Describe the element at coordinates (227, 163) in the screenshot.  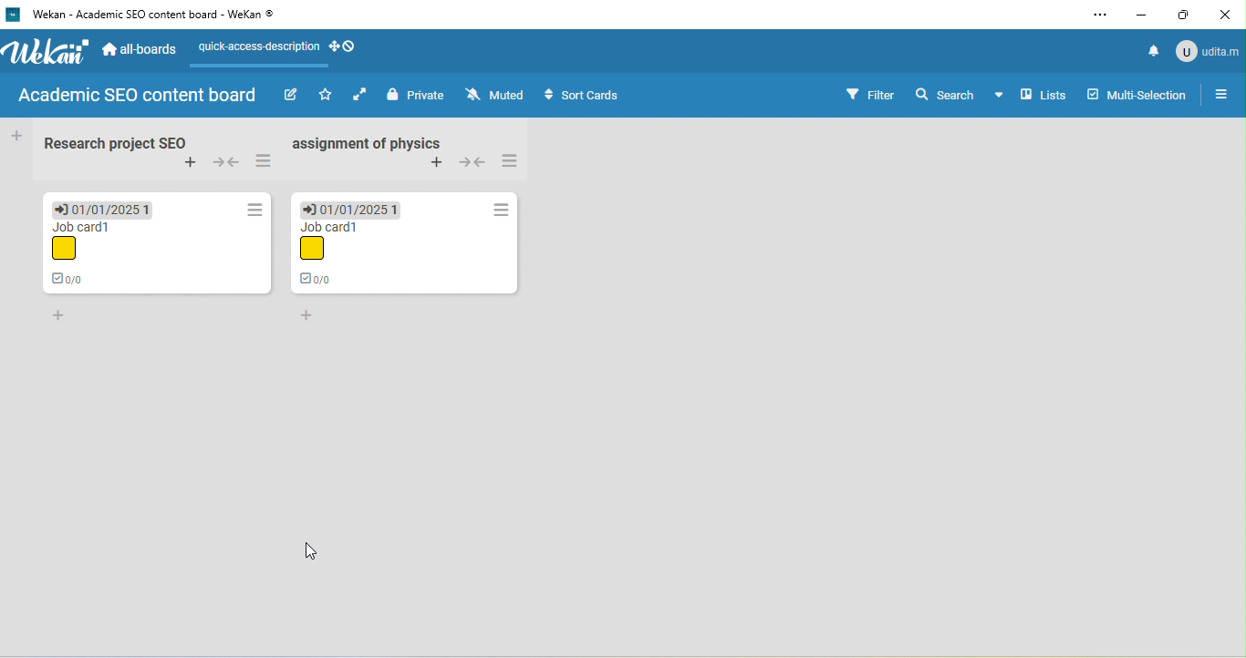
I see `collapse` at that location.